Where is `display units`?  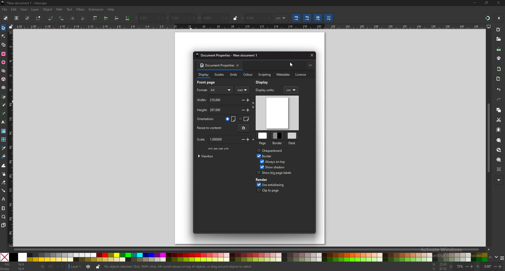
display units is located at coordinates (268, 90).